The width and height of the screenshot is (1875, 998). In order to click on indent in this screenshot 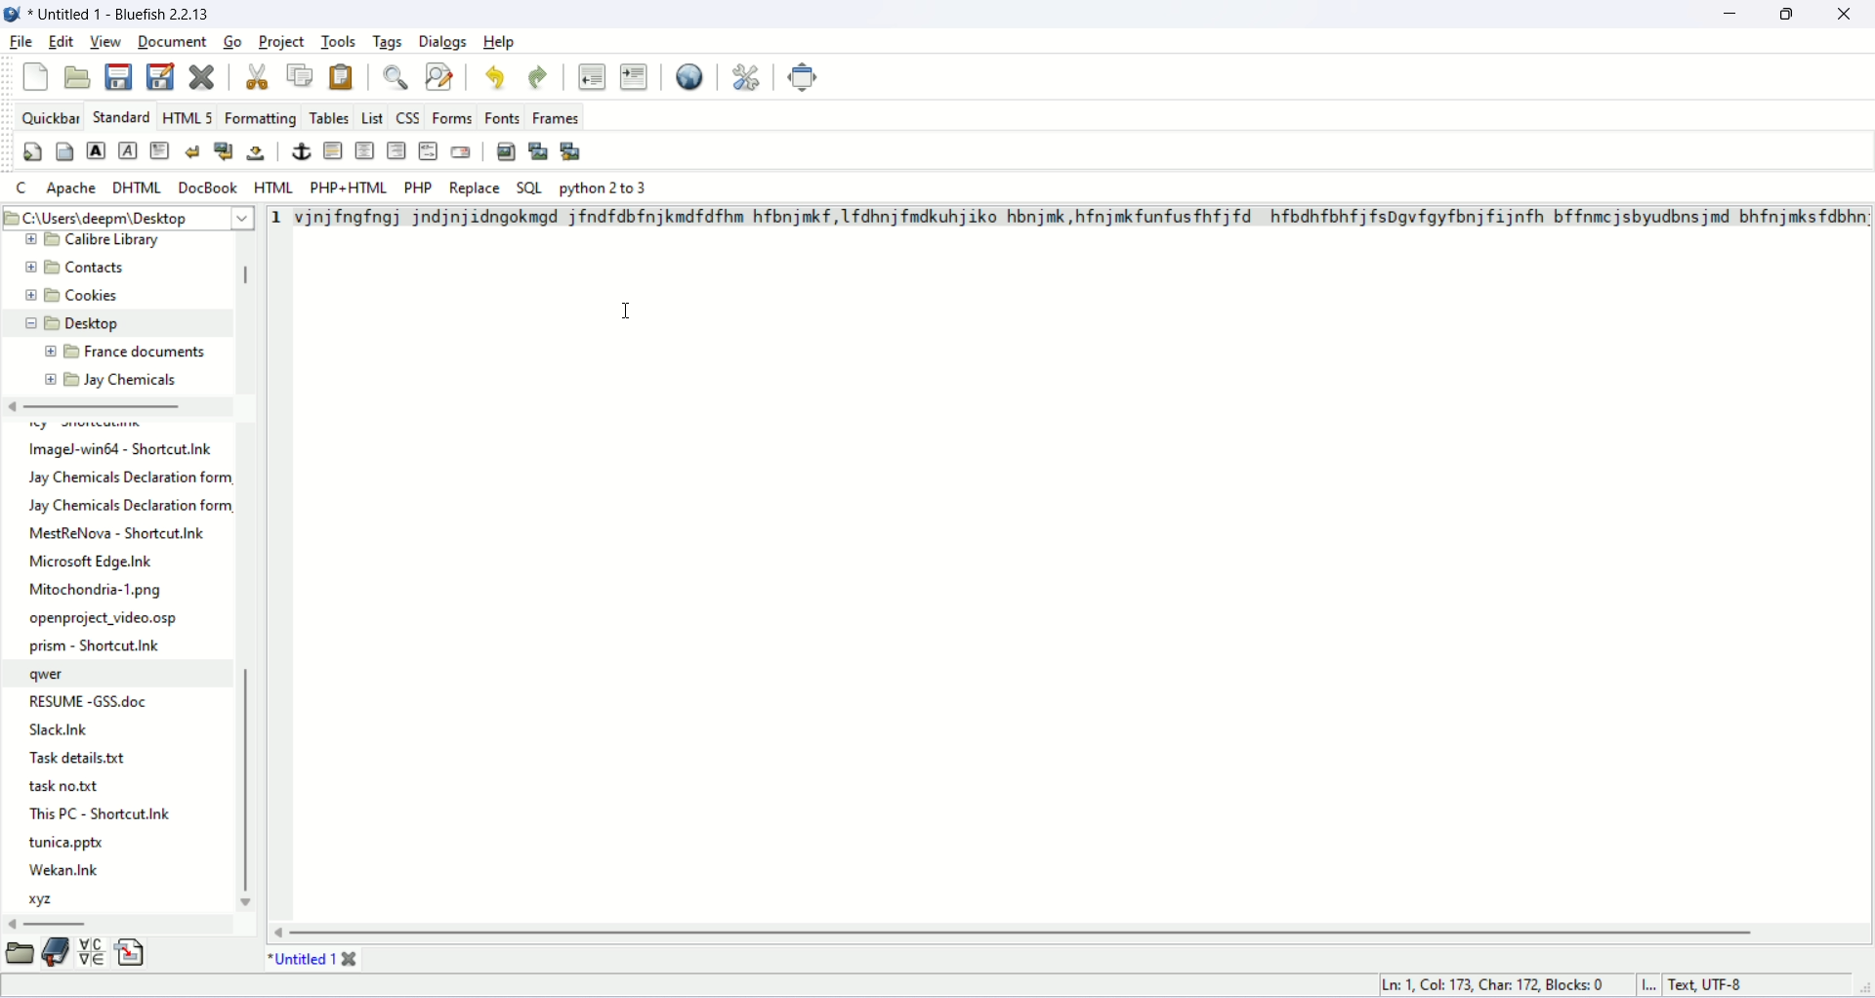, I will do `click(633, 76)`.